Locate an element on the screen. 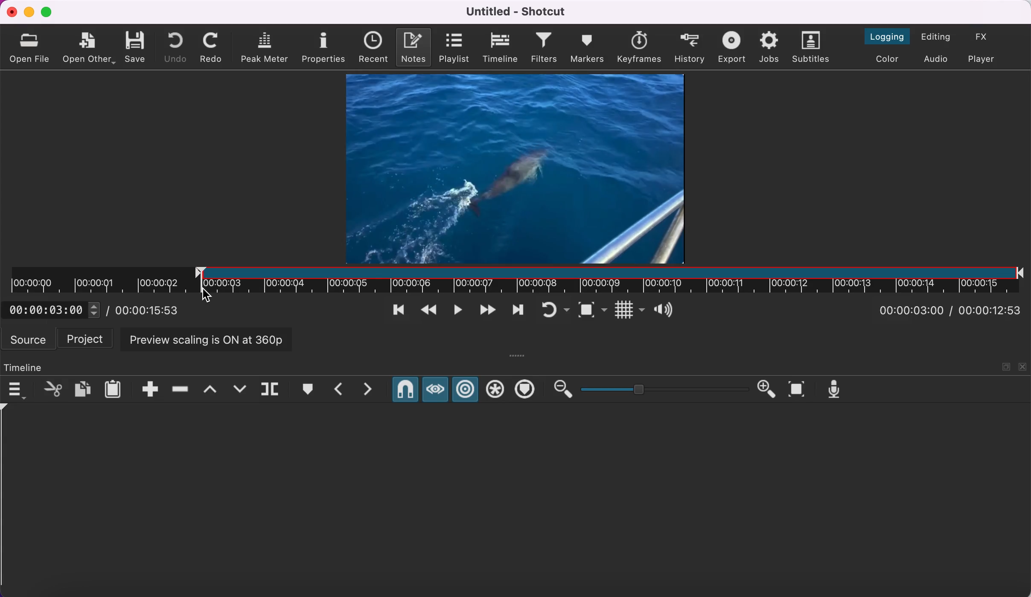  export is located at coordinates (731, 47).